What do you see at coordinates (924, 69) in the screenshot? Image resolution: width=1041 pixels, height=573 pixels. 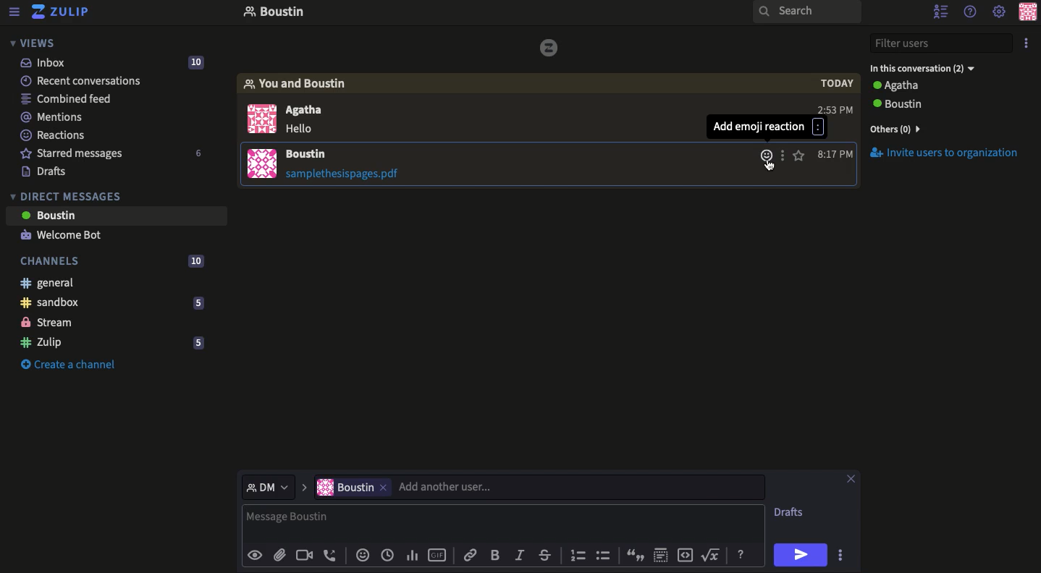 I see `In the conversation` at bounding box center [924, 69].